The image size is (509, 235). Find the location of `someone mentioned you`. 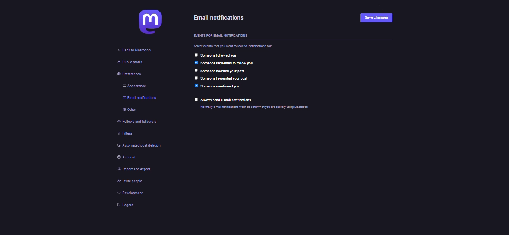

someone mentioned you is located at coordinates (221, 87).